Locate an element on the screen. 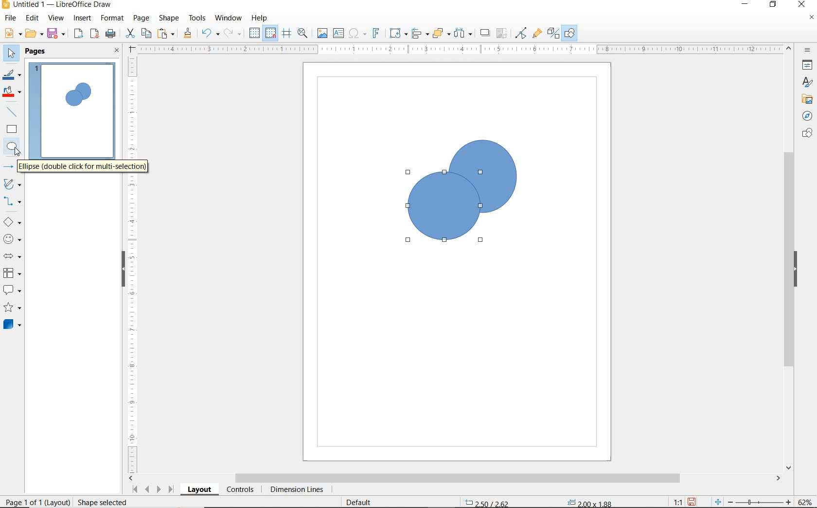 This screenshot has height=508, width=817. BLOCK ARROWS is located at coordinates (12, 254).